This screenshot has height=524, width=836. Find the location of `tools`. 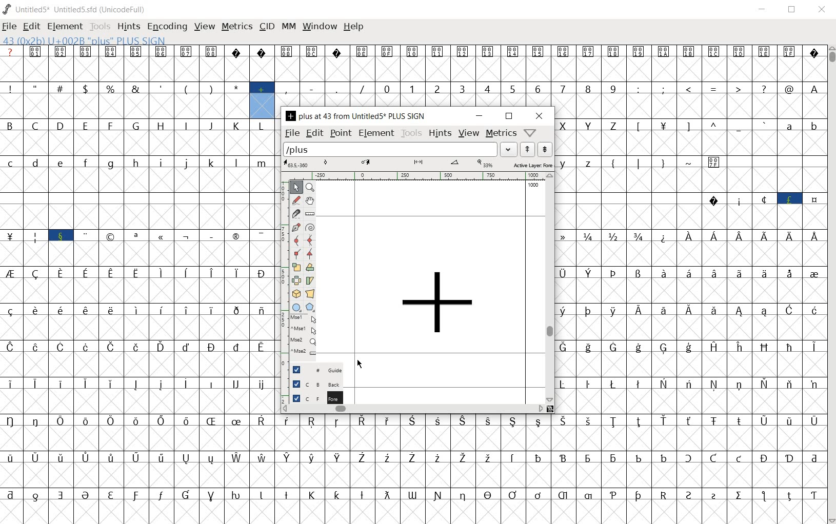

tools is located at coordinates (99, 26).